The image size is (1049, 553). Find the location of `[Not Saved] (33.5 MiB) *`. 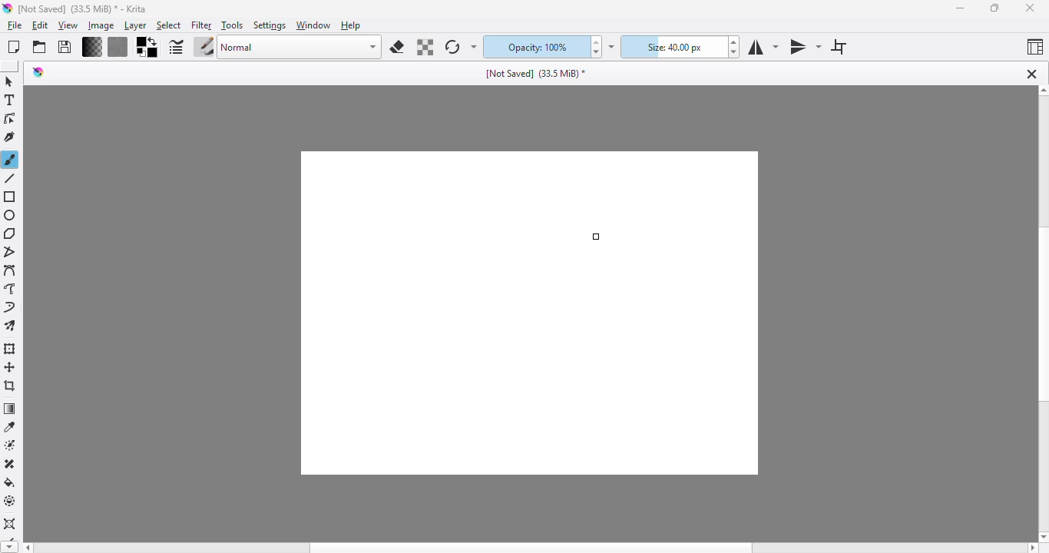

[Not Saved] (33.5 MiB) * is located at coordinates (536, 72).